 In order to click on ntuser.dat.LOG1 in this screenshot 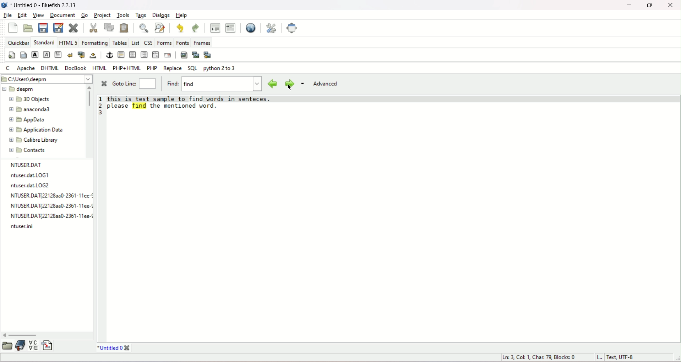, I will do `click(29, 176)`.